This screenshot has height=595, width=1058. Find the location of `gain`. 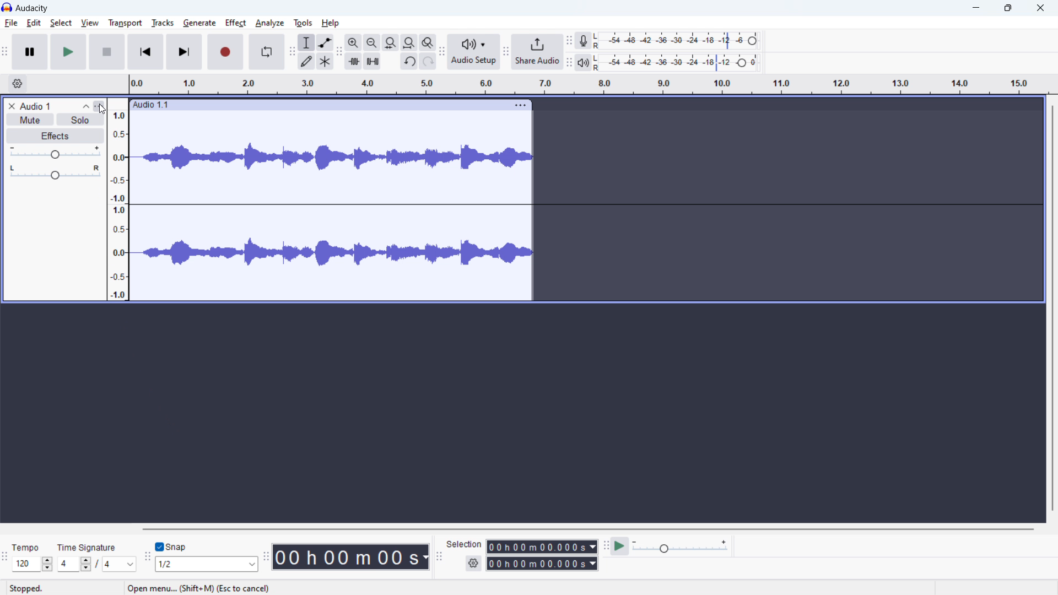

gain is located at coordinates (55, 153).